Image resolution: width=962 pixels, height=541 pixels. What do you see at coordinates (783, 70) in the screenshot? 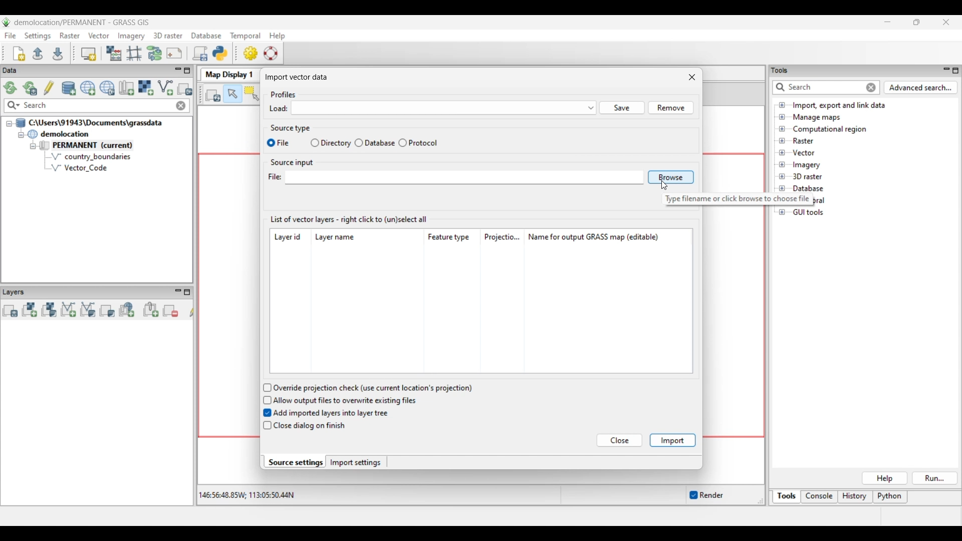
I see `tools` at bounding box center [783, 70].